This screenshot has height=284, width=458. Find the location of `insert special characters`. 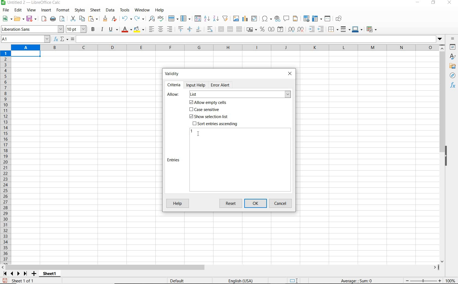

insert special characters is located at coordinates (267, 19).